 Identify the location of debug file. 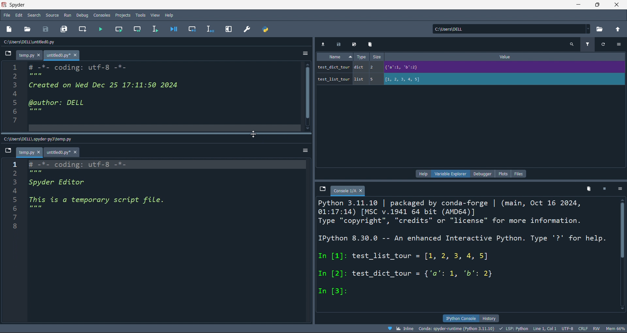
(176, 29).